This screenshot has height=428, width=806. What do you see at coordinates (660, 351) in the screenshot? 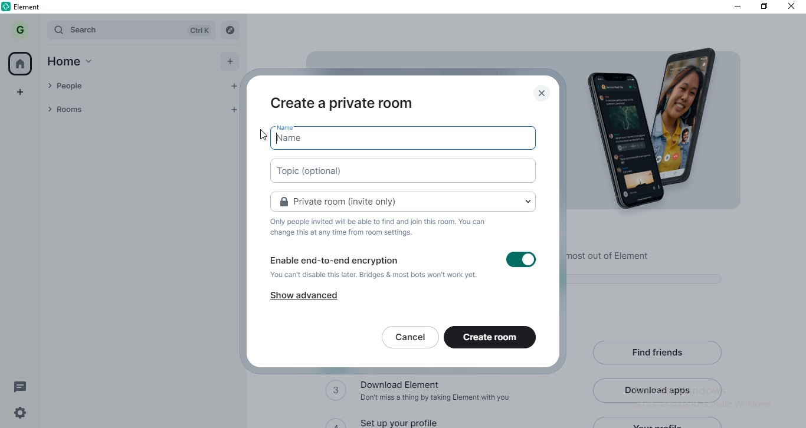
I see `find friends` at bounding box center [660, 351].